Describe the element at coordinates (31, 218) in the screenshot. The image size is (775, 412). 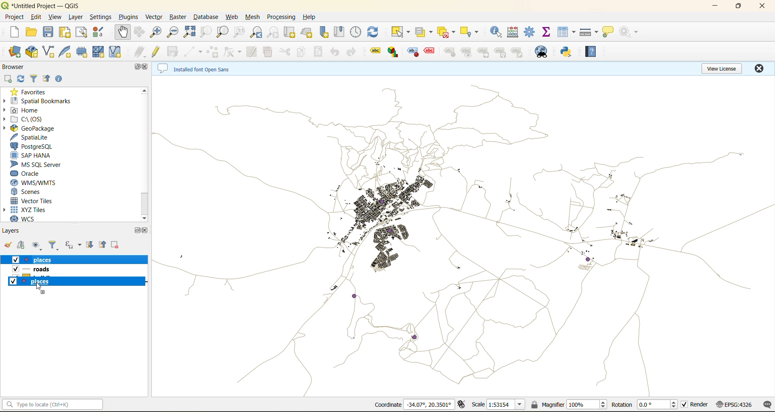
I see `wcs` at that location.